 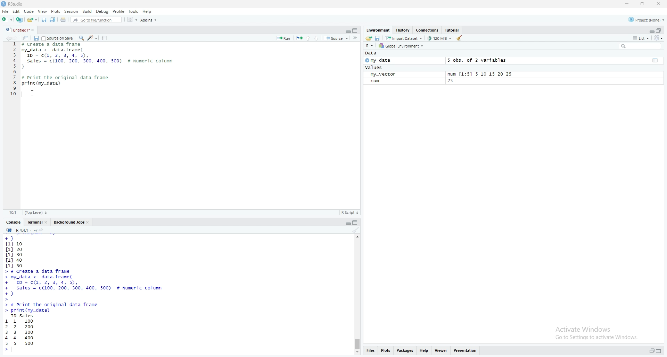 I want to click on print(My_data), so click(x=41, y=84).